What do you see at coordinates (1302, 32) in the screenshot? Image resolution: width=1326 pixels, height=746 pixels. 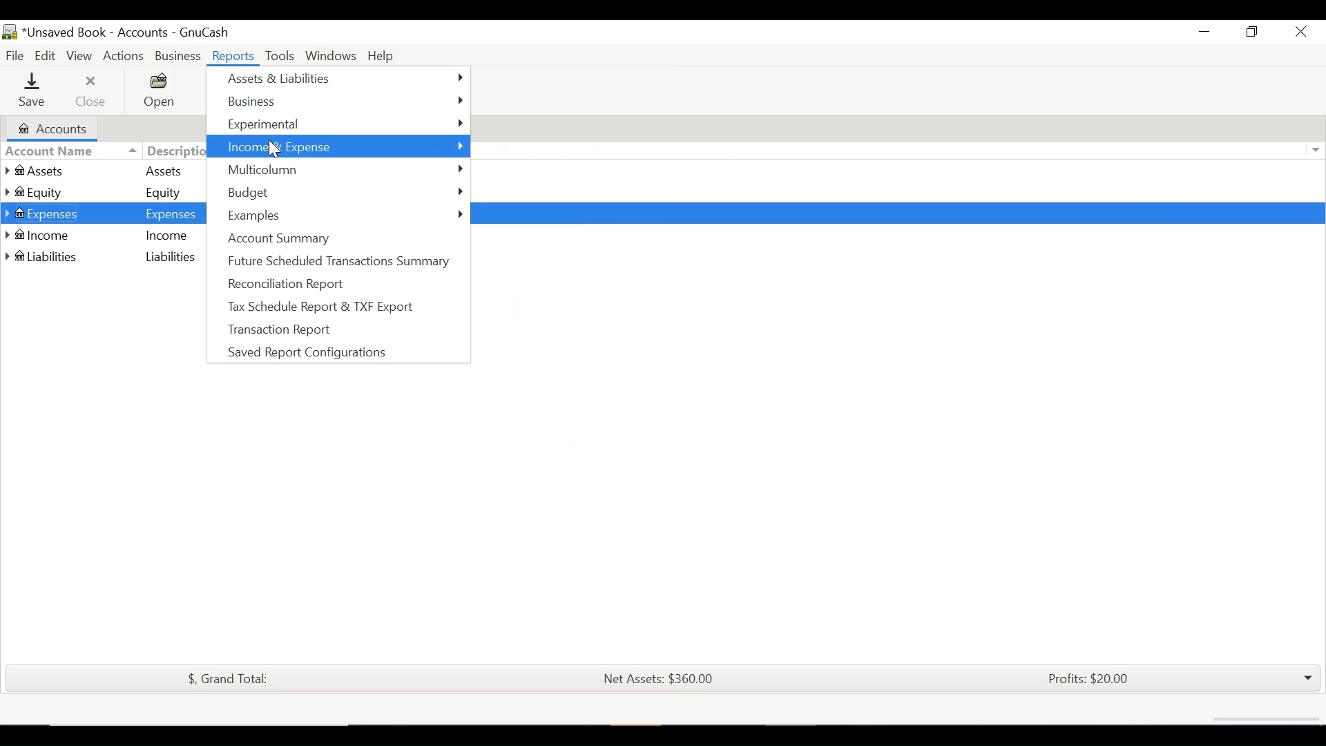 I see `Close` at bounding box center [1302, 32].